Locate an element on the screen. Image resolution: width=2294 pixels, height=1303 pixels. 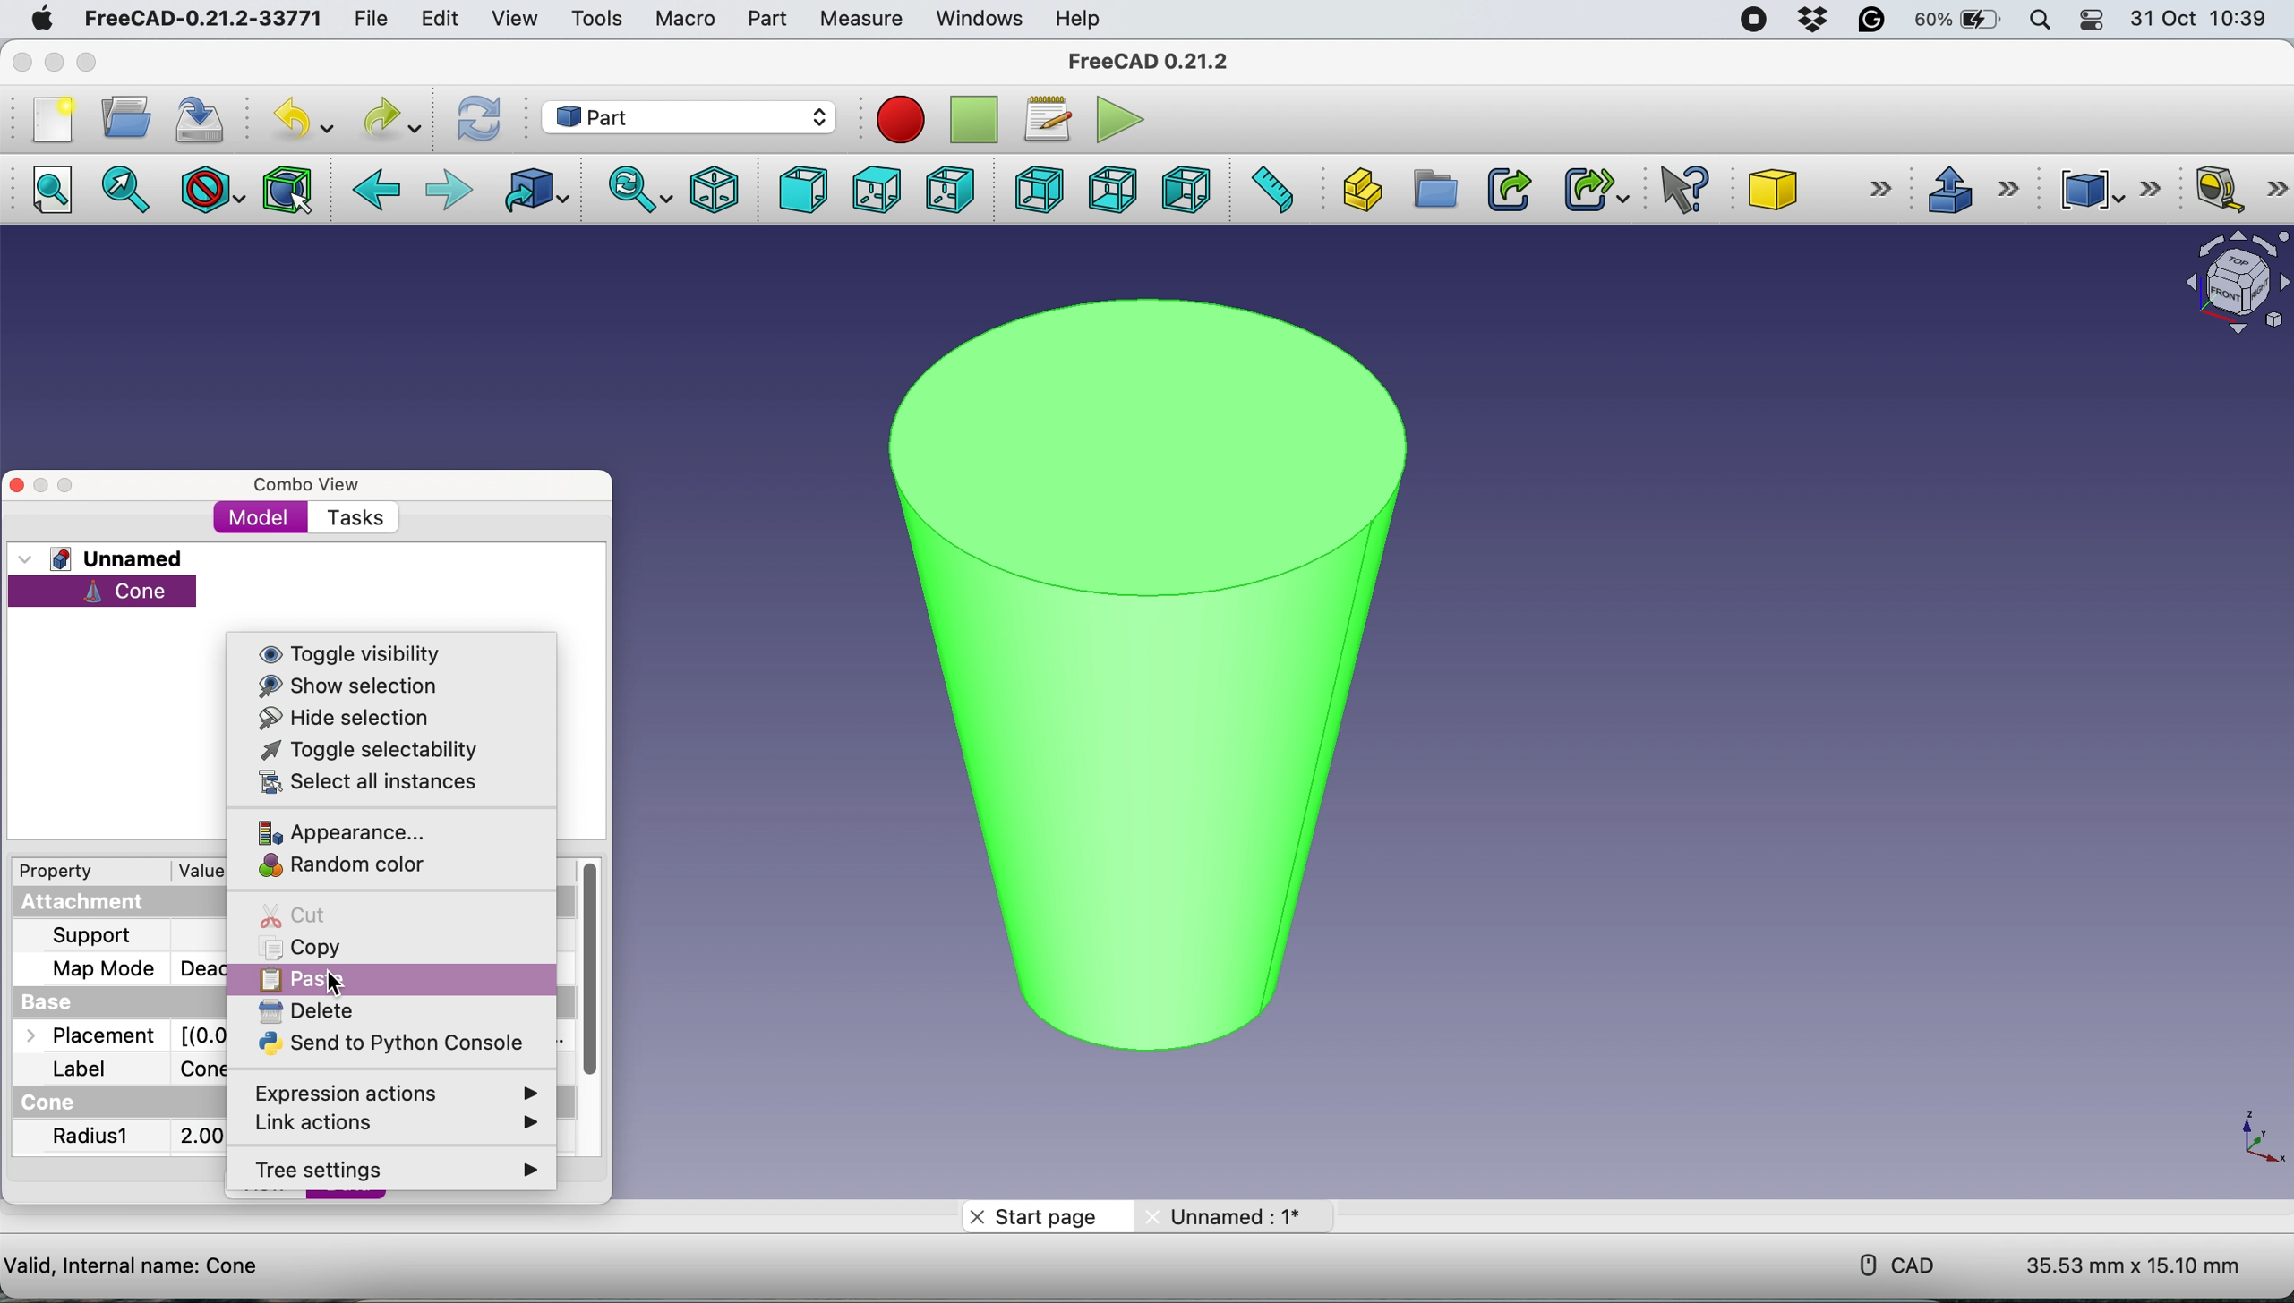
cone is located at coordinates (55, 1103).